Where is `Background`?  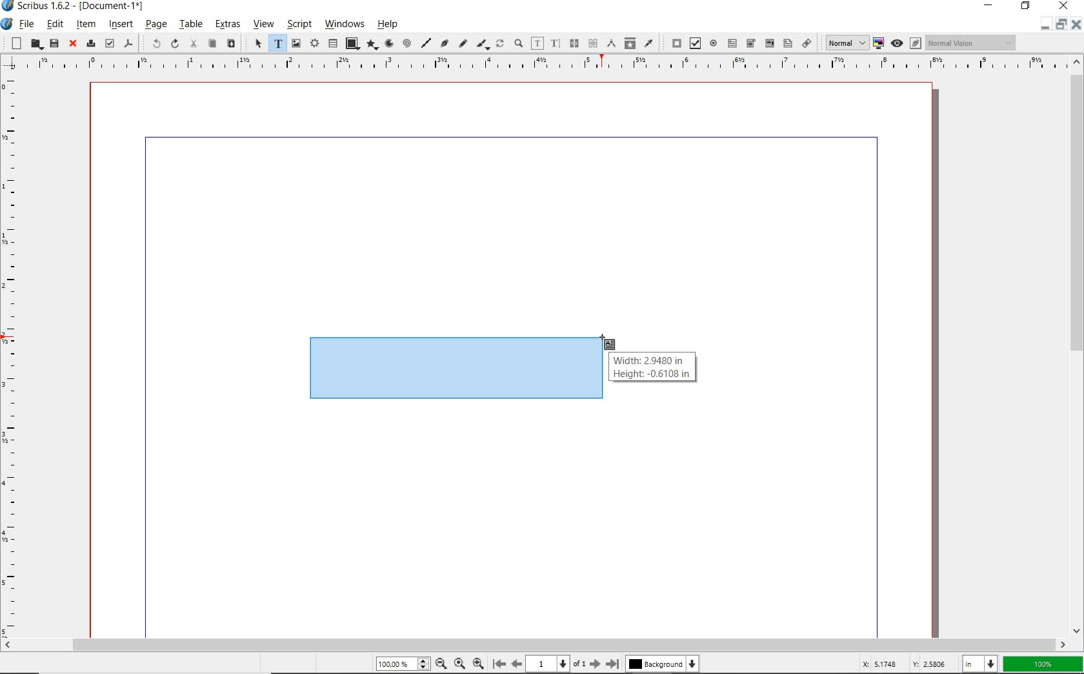 Background is located at coordinates (663, 665).